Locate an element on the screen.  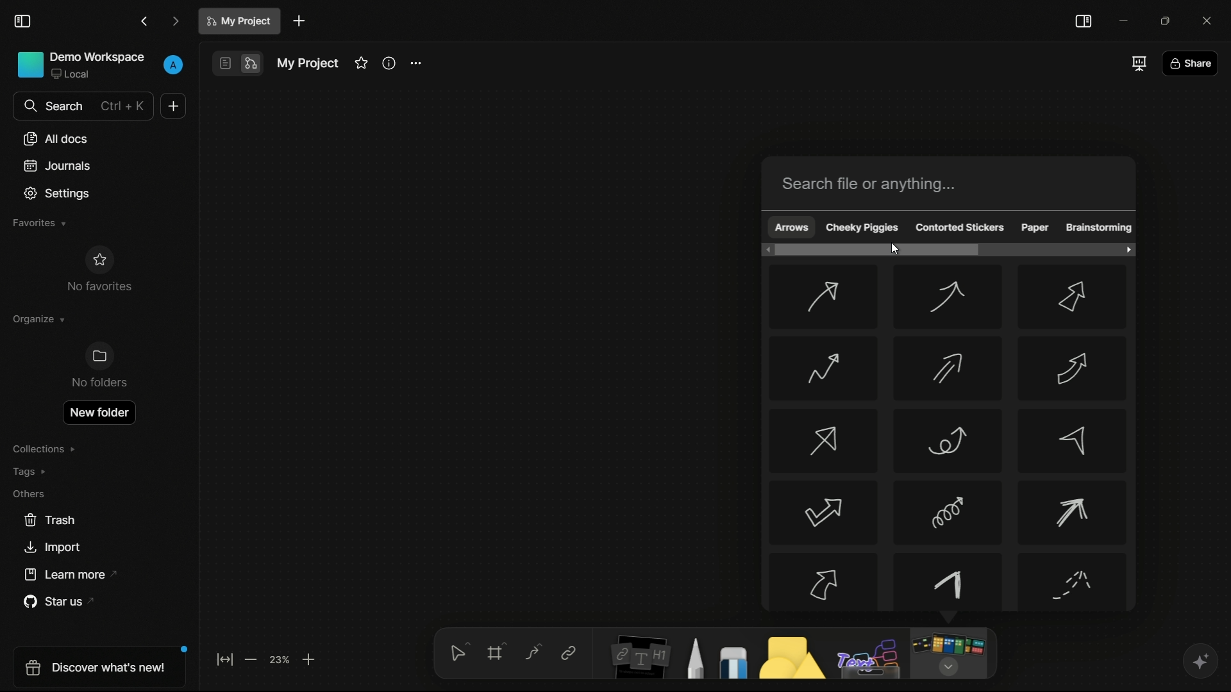
cursor is located at coordinates (896, 250).